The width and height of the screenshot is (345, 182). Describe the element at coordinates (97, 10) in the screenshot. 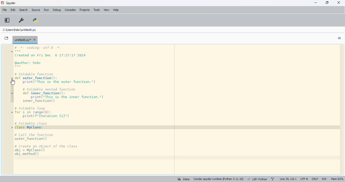

I see `tools` at that location.